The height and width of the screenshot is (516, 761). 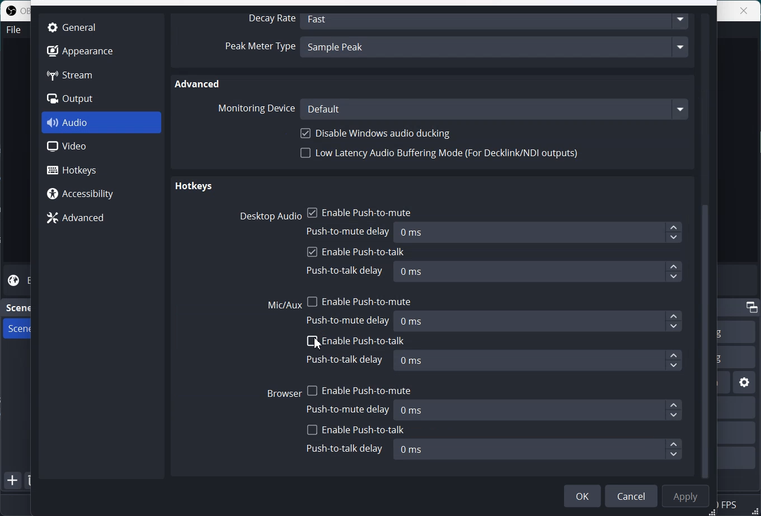 I want to click on 0 ms, so click(x=539, y=233).